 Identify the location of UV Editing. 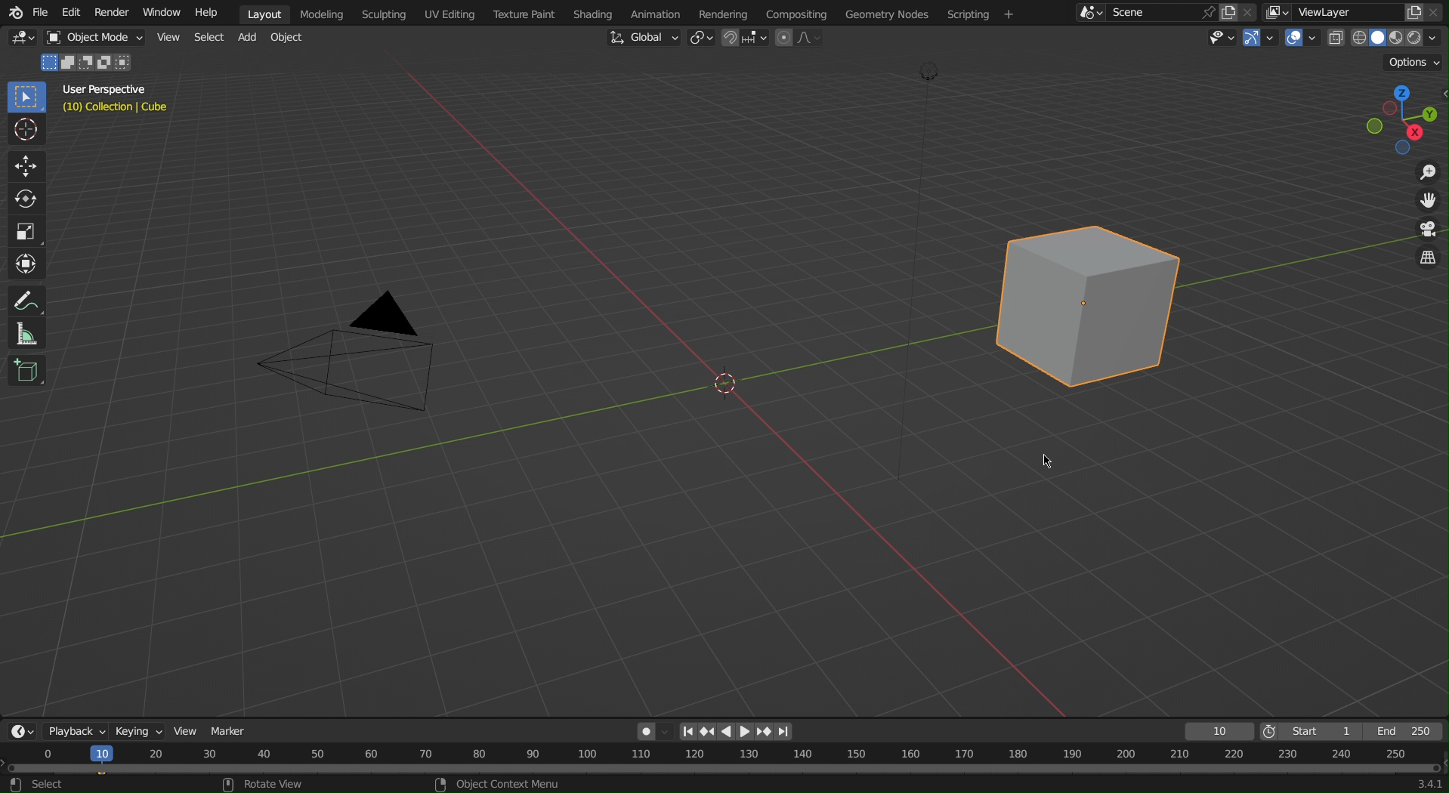
(449, 14).